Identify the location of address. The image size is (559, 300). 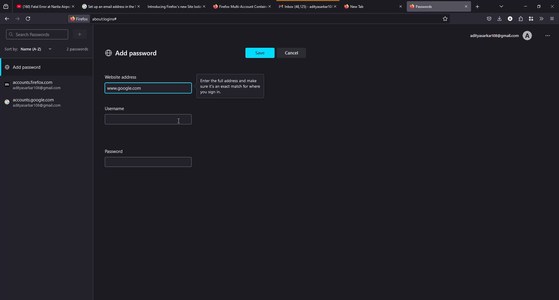
(121, 77).